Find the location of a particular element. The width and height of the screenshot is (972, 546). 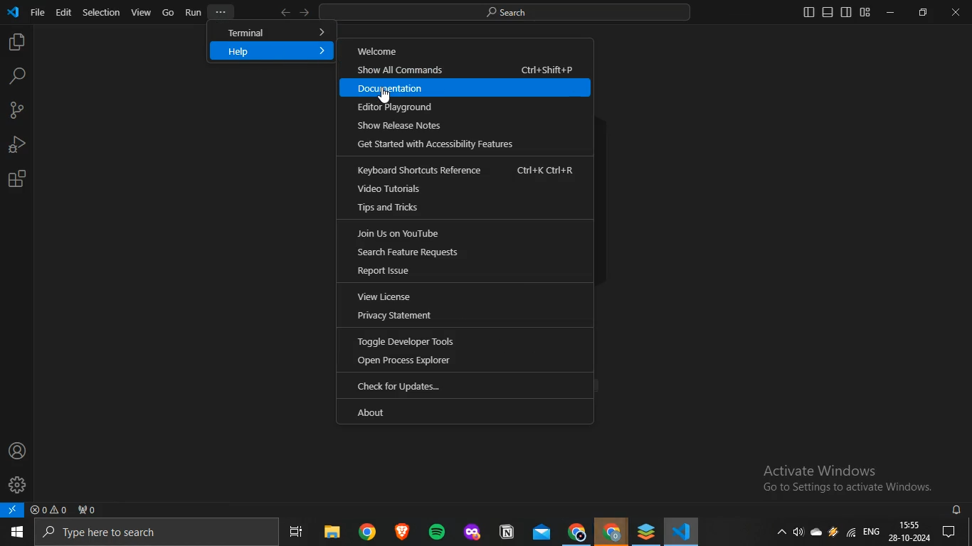

Join Us on YouTube is located at coordinates (462, 234).